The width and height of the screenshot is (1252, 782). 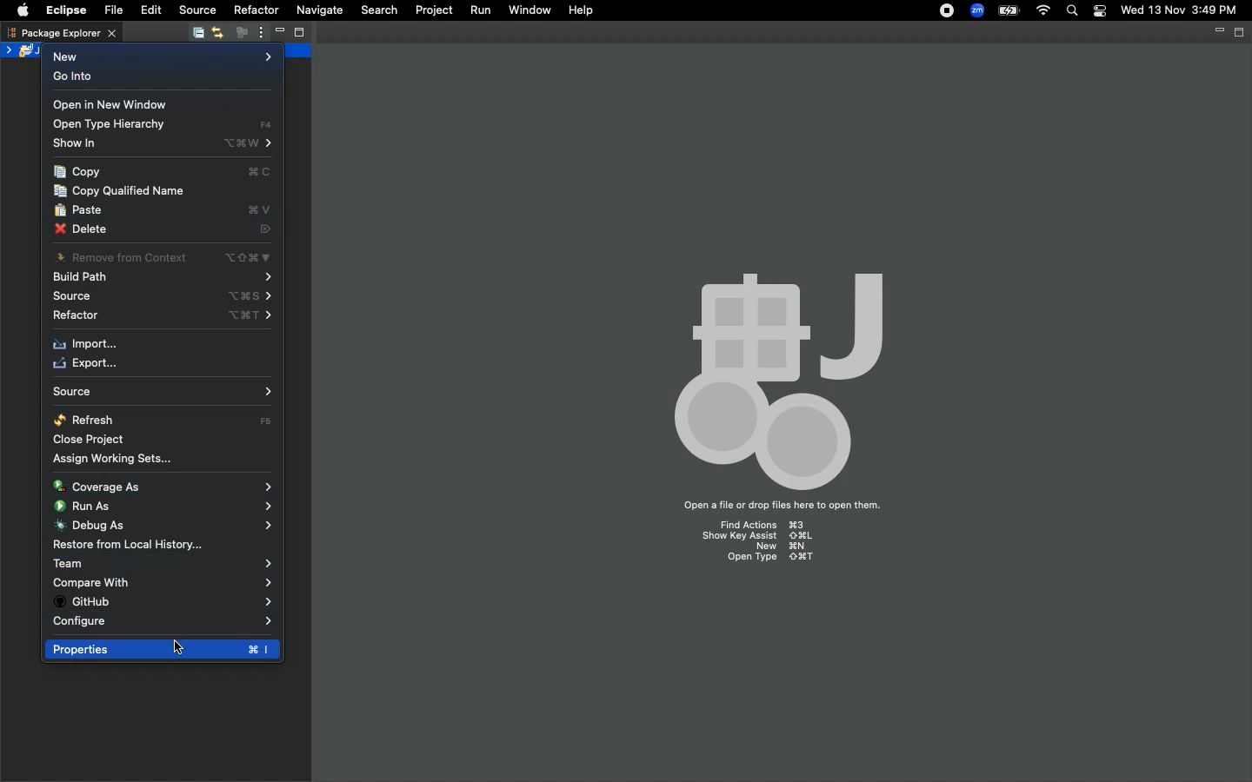 I want to click on Apple logo, so click(x=23, y=10).